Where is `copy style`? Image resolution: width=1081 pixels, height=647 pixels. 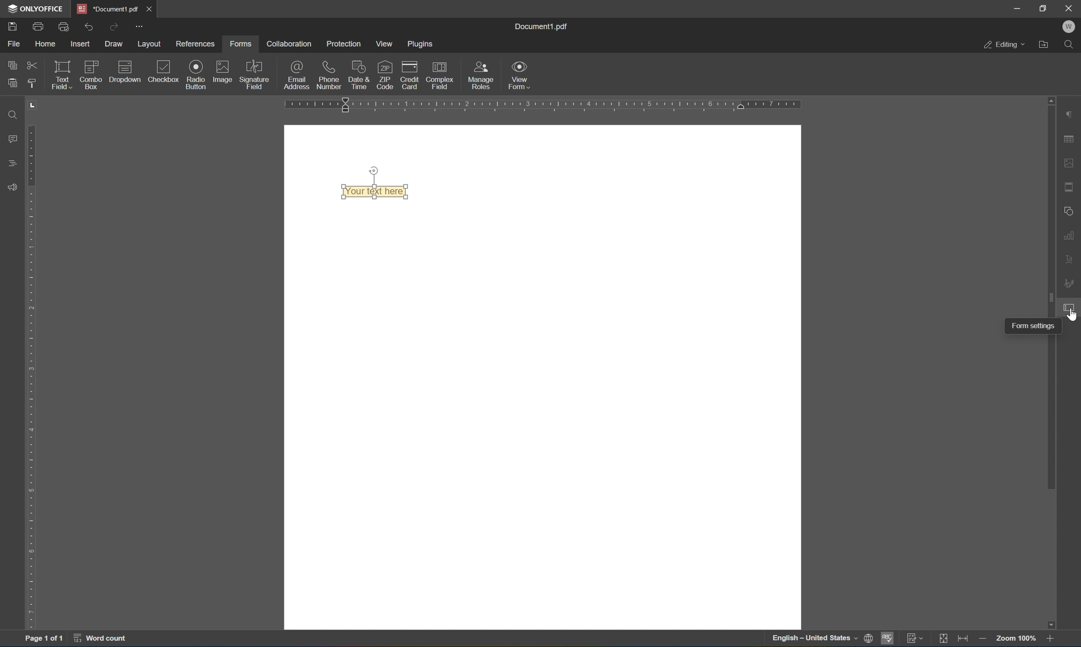 copy style is located at coordinates (32, 83).